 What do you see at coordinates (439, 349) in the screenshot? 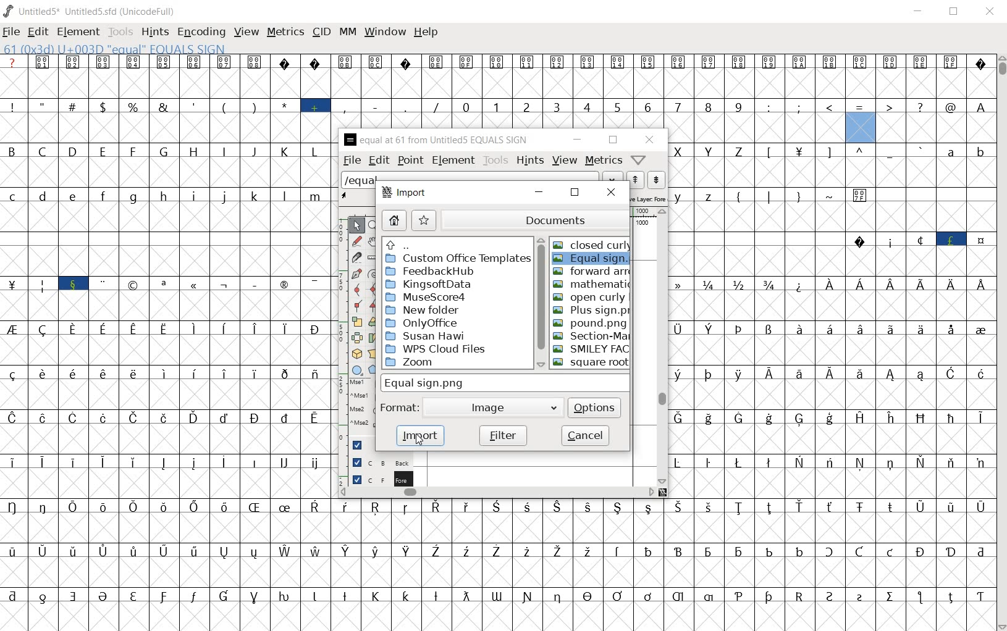
I see `WPS CLOUD FILES` at bounding box center [439, 349].